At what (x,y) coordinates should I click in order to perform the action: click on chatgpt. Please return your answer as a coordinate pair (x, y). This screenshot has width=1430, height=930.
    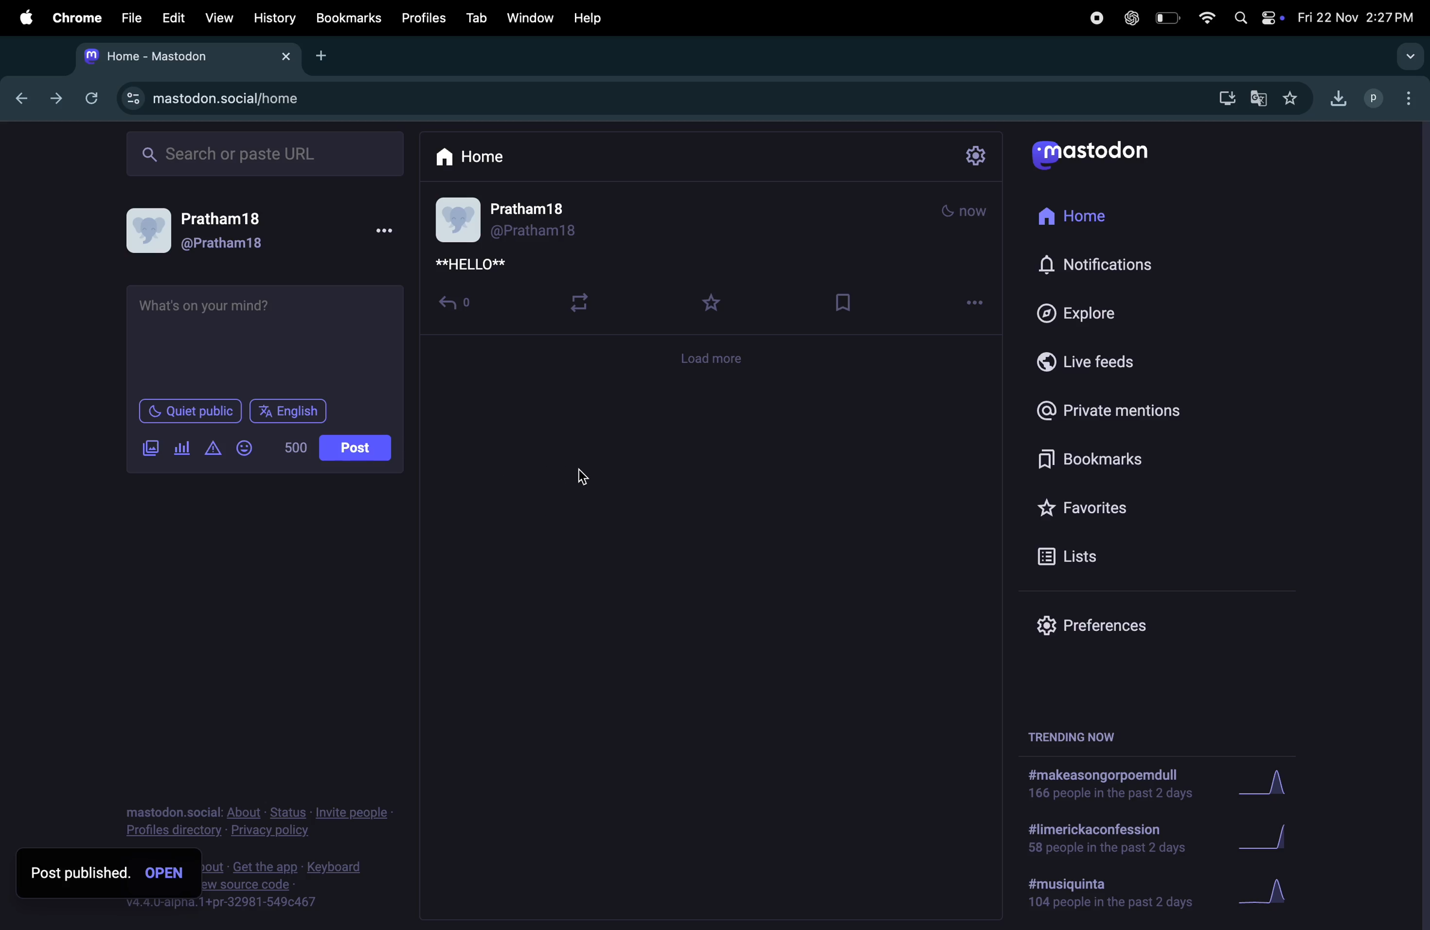
    Looking at the image, I should click on (1134, 17).